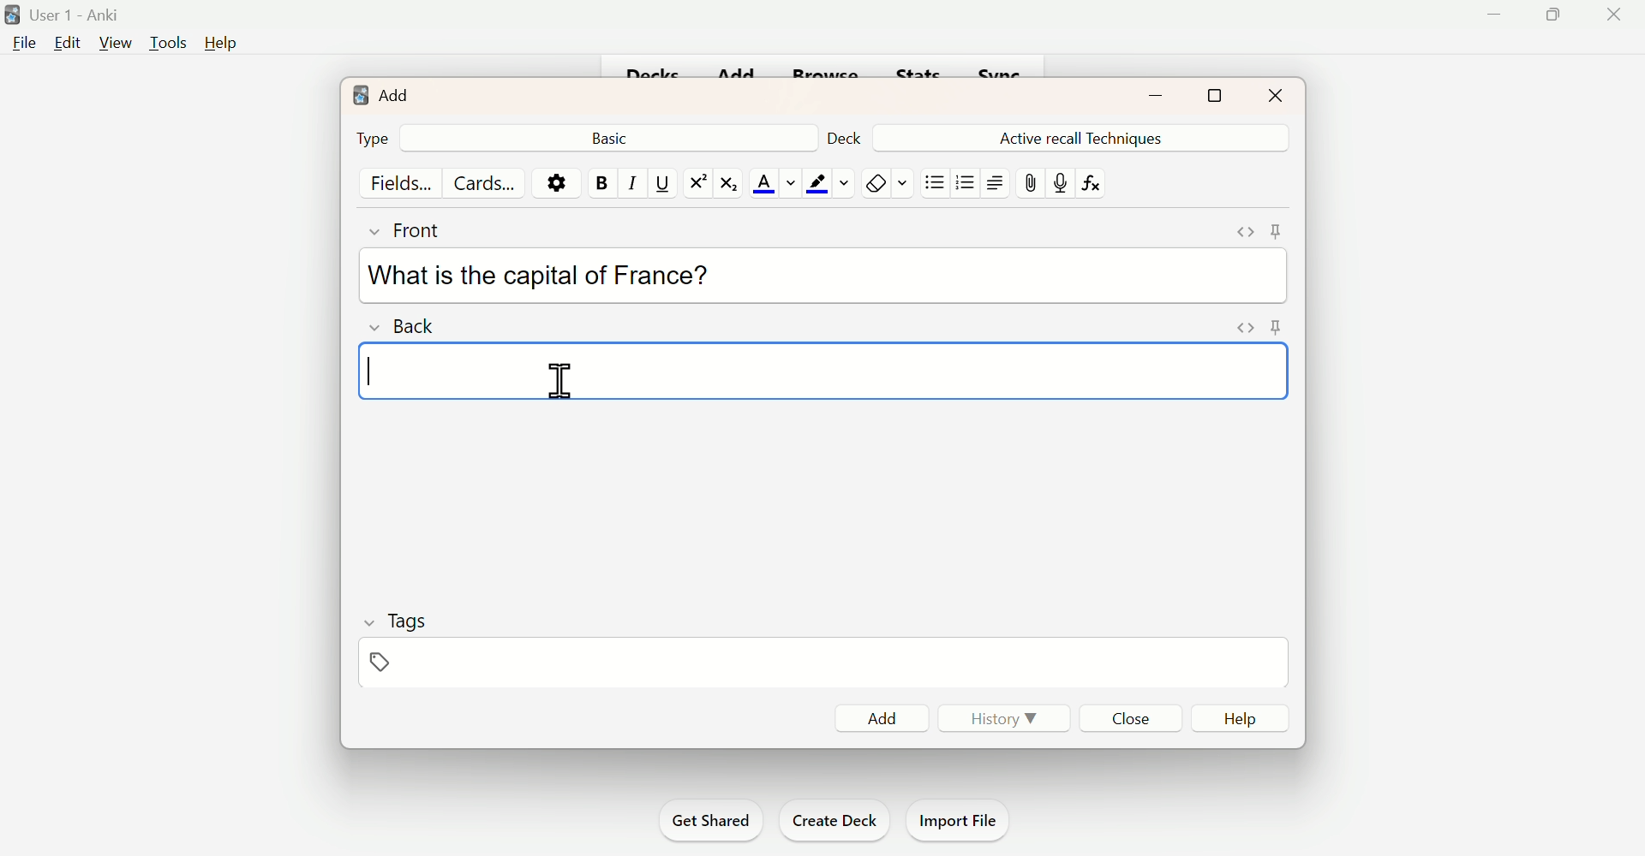  What do you see at coordinates (826, 181) in the screenshot?
I see `Text Highlighting Color` at bounding box center [826, 181].